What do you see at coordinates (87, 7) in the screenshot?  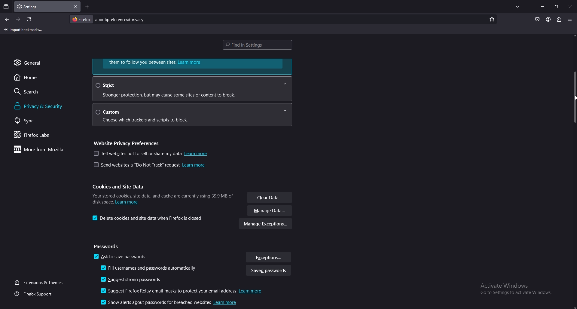 I see `add tab` at bounding box center [87, 7].